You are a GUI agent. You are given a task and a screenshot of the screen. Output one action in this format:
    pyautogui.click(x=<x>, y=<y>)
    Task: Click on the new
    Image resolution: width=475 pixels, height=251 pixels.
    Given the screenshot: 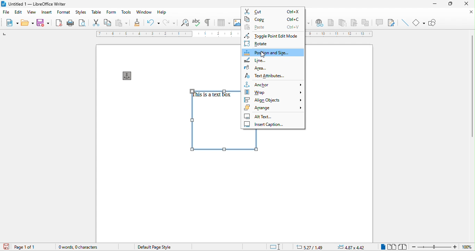 What is the action you would take?
    pyautogui.click(x=12, y=23)
    